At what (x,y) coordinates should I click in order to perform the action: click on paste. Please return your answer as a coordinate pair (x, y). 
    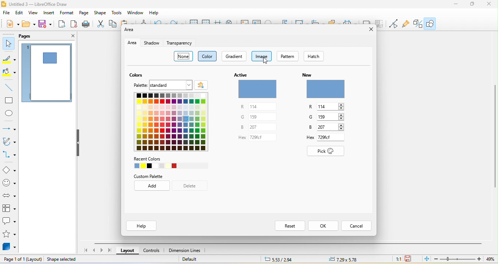
    Looking at the image, I should click on (129, 23).